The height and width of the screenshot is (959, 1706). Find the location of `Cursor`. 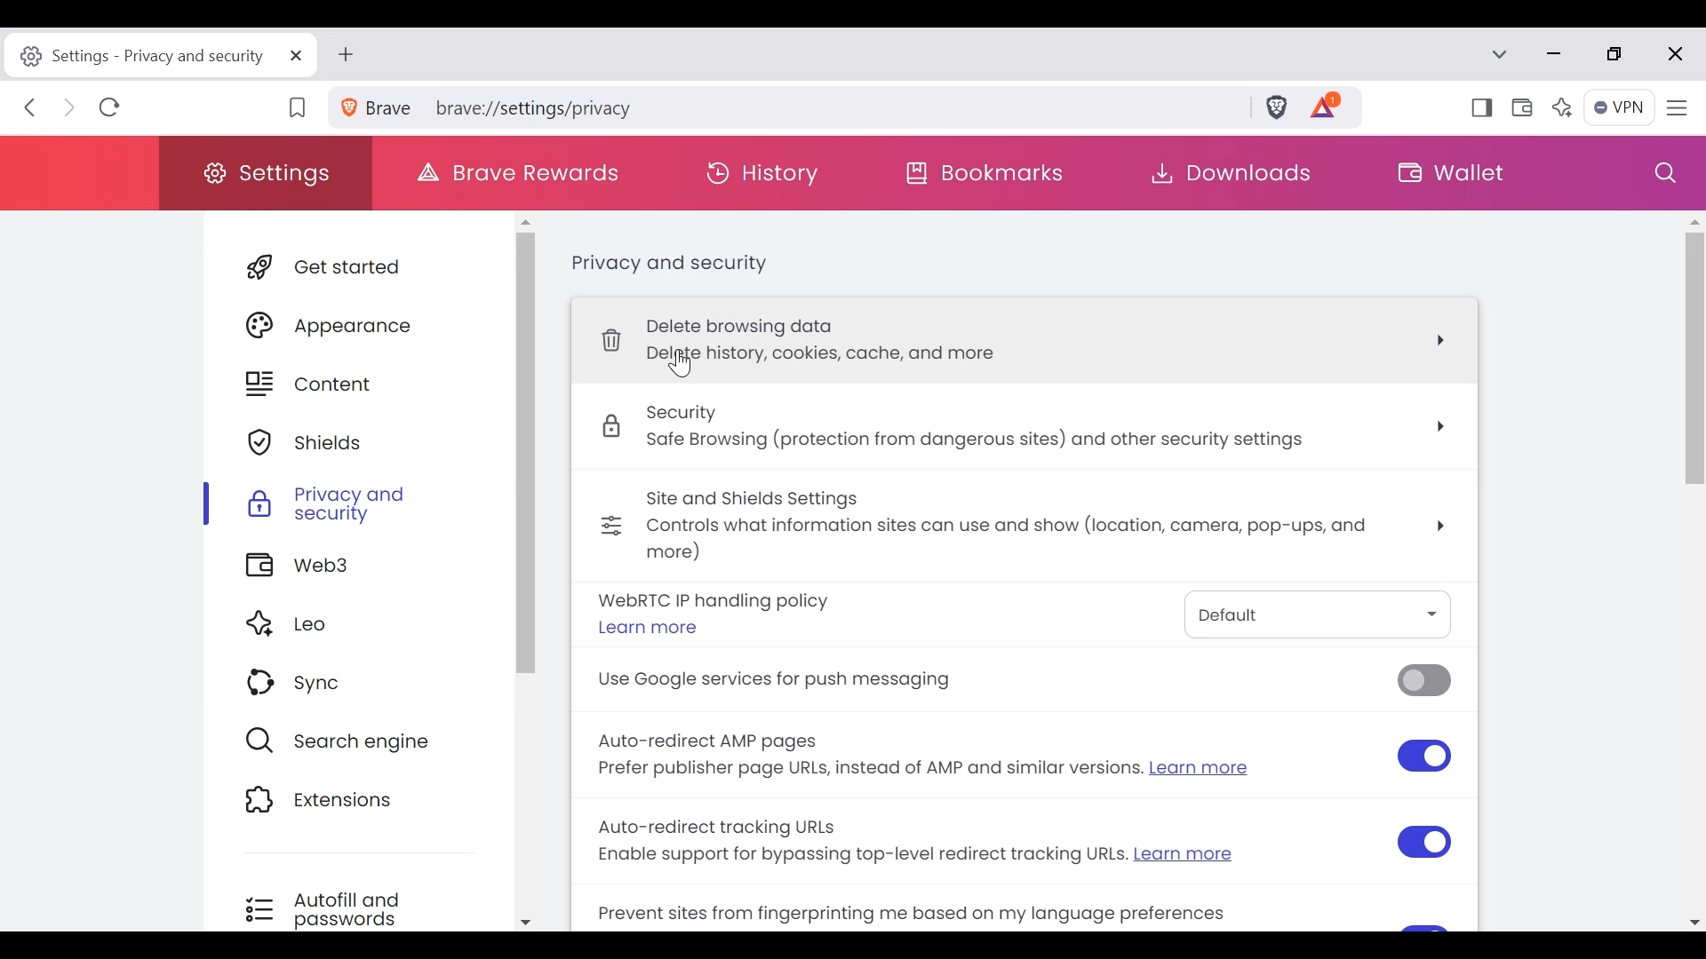

Cursor is located at coordinates (679, 368).